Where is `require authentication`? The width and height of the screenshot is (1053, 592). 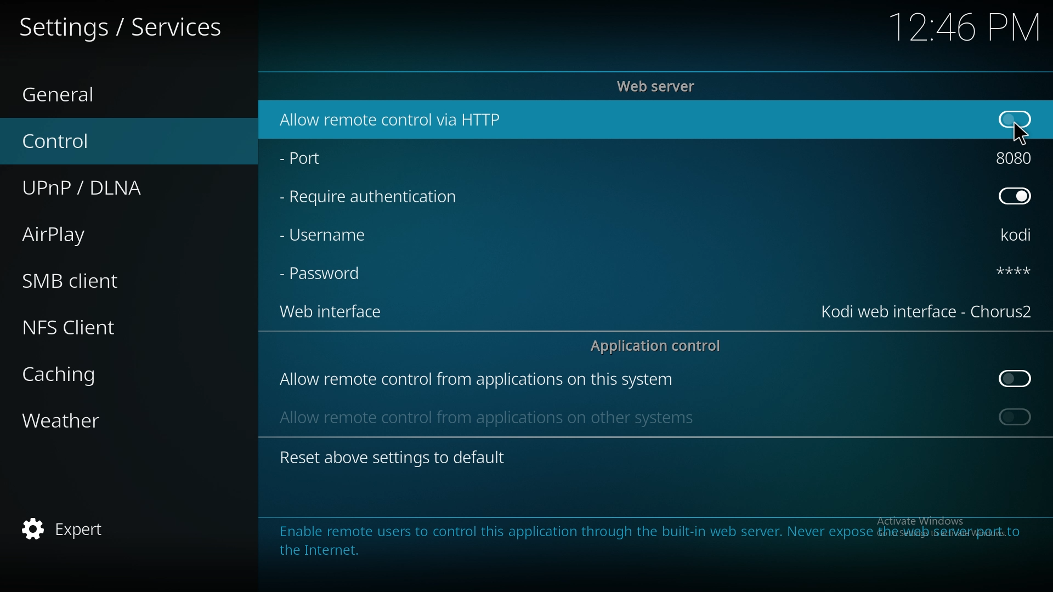 require authentication is located at coordinates (370, 197).